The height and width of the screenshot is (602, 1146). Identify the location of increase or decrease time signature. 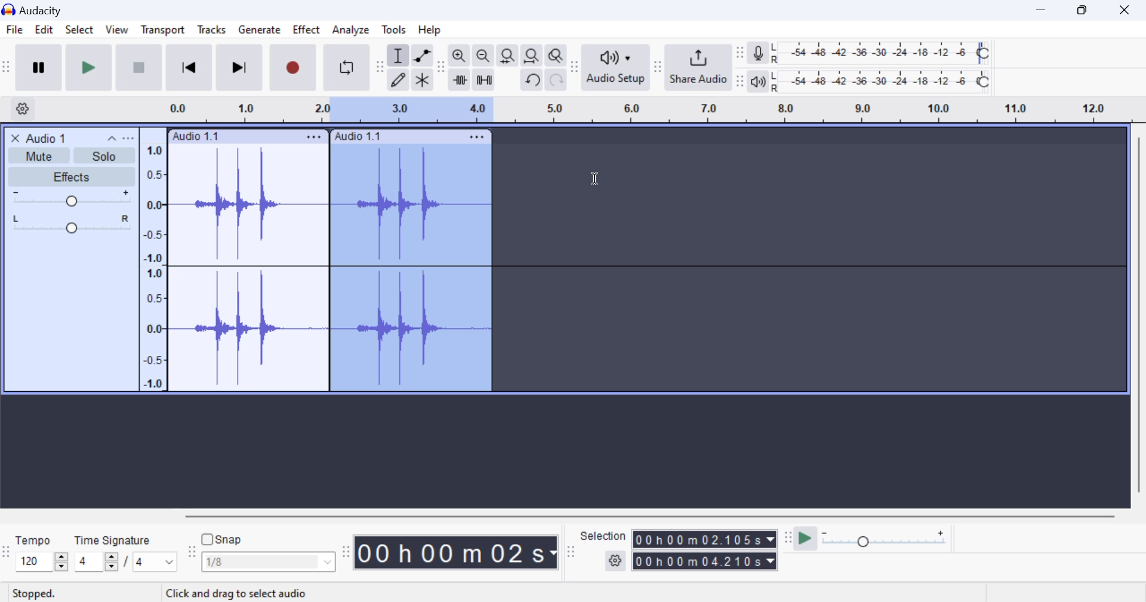
(96, 562).